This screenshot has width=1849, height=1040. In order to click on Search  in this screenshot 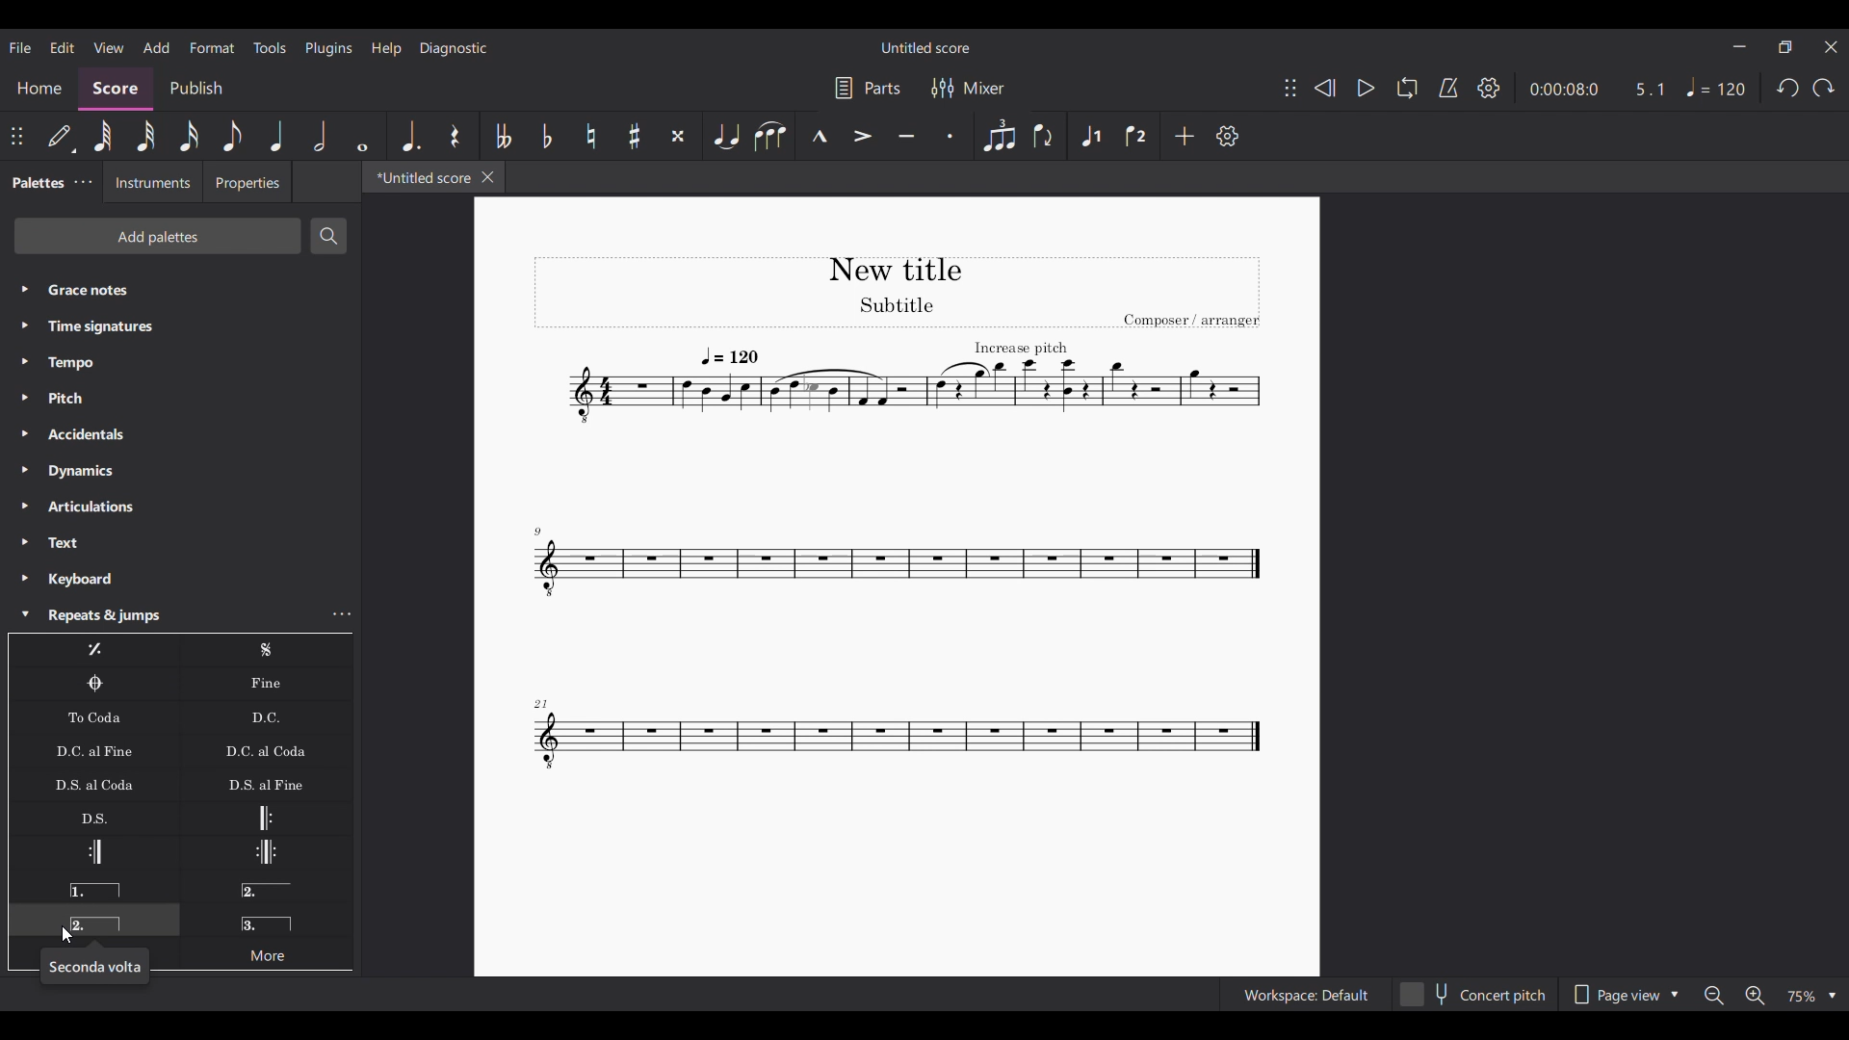, I will do `click(328, 236)`.